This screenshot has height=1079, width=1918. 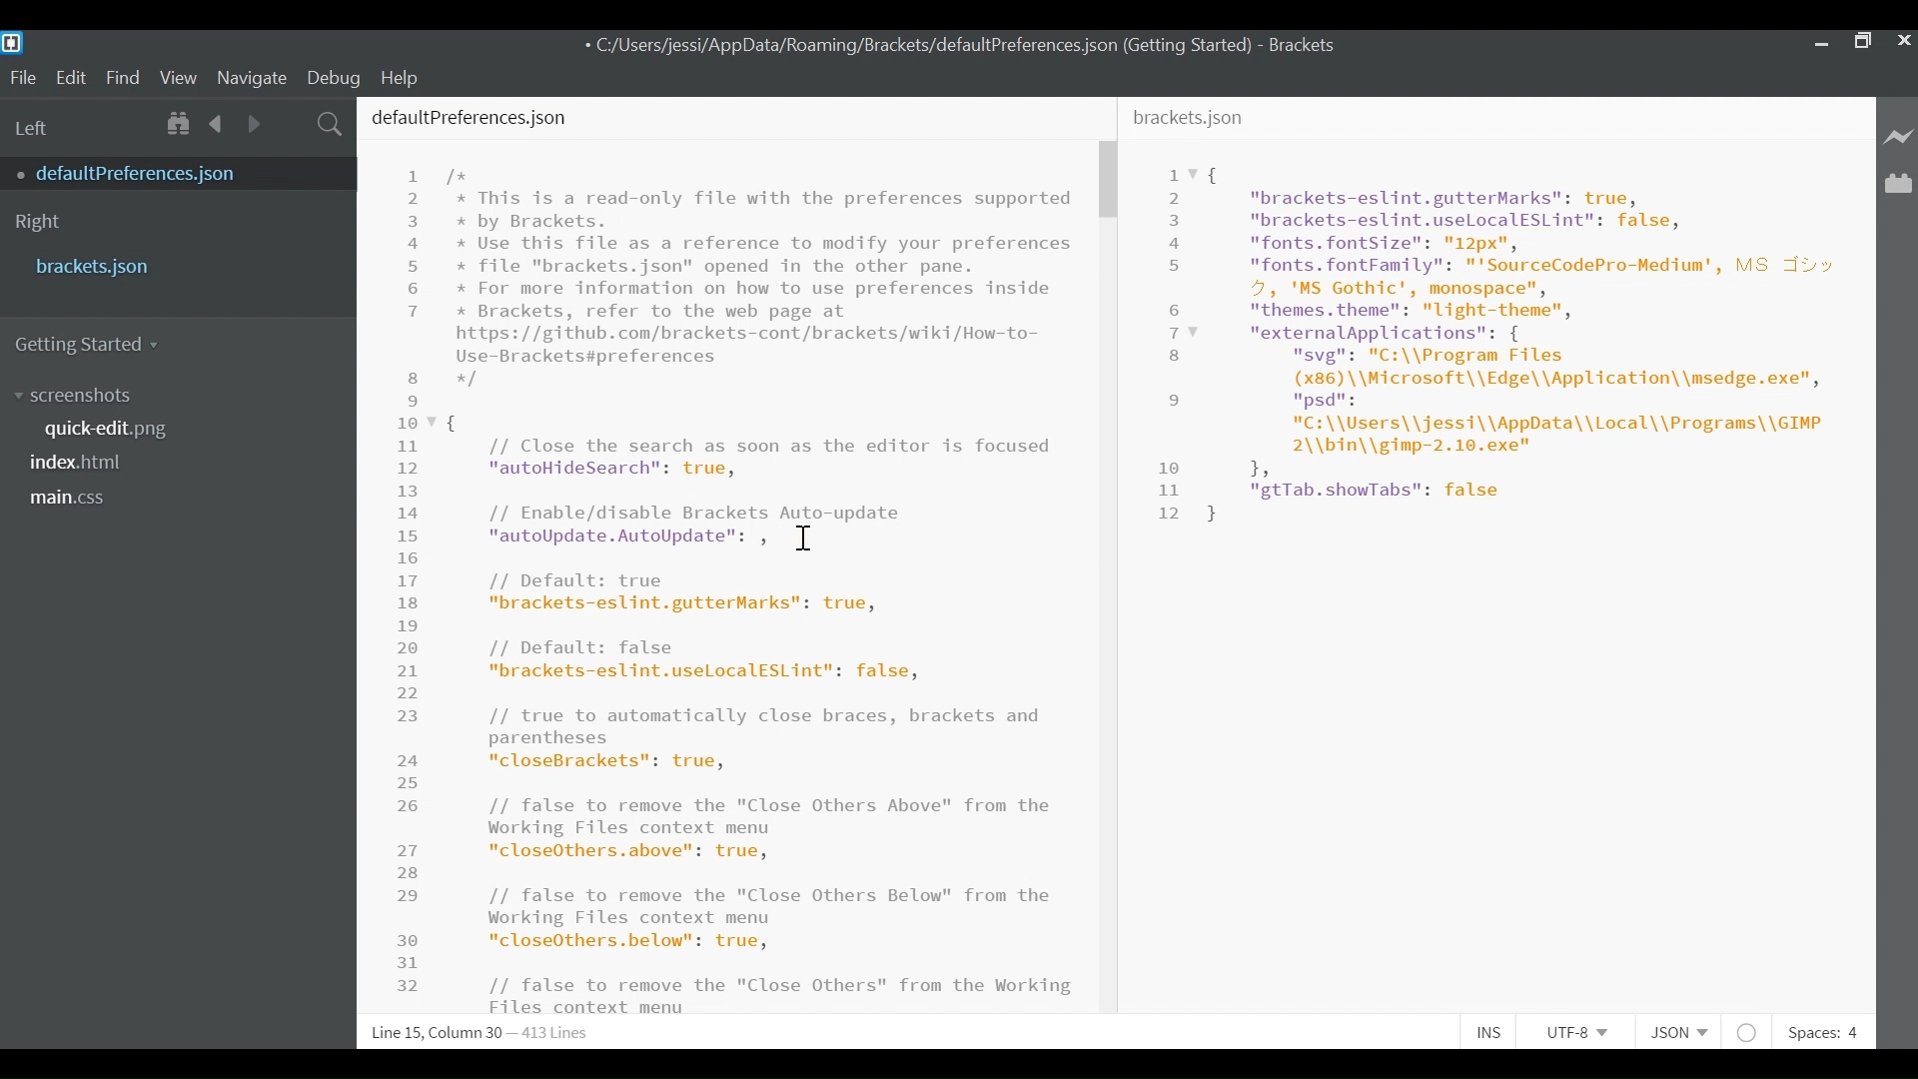 I want to click on Toggle Insert or Overwrite, so click(x=1489, y=1034).